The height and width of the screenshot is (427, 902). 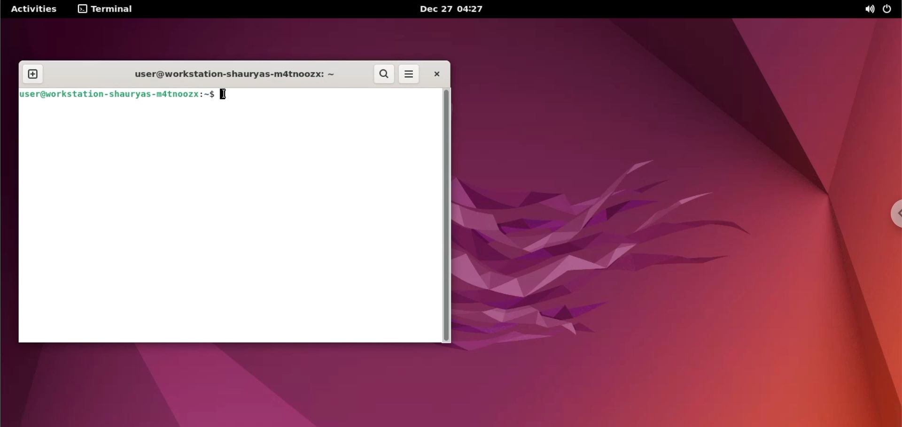 What do you see at coordinates (891, 10) in the screenshot?
I see `power options` at bounding box center [891, 10].